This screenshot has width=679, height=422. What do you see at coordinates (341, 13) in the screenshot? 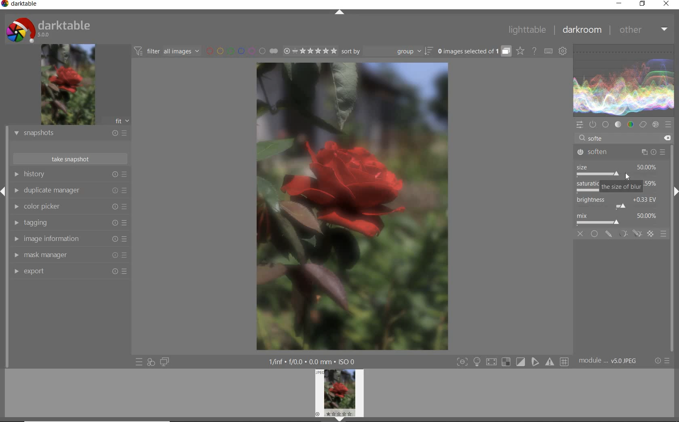
I see `expand/collapse` at bounding box center [341, 13].